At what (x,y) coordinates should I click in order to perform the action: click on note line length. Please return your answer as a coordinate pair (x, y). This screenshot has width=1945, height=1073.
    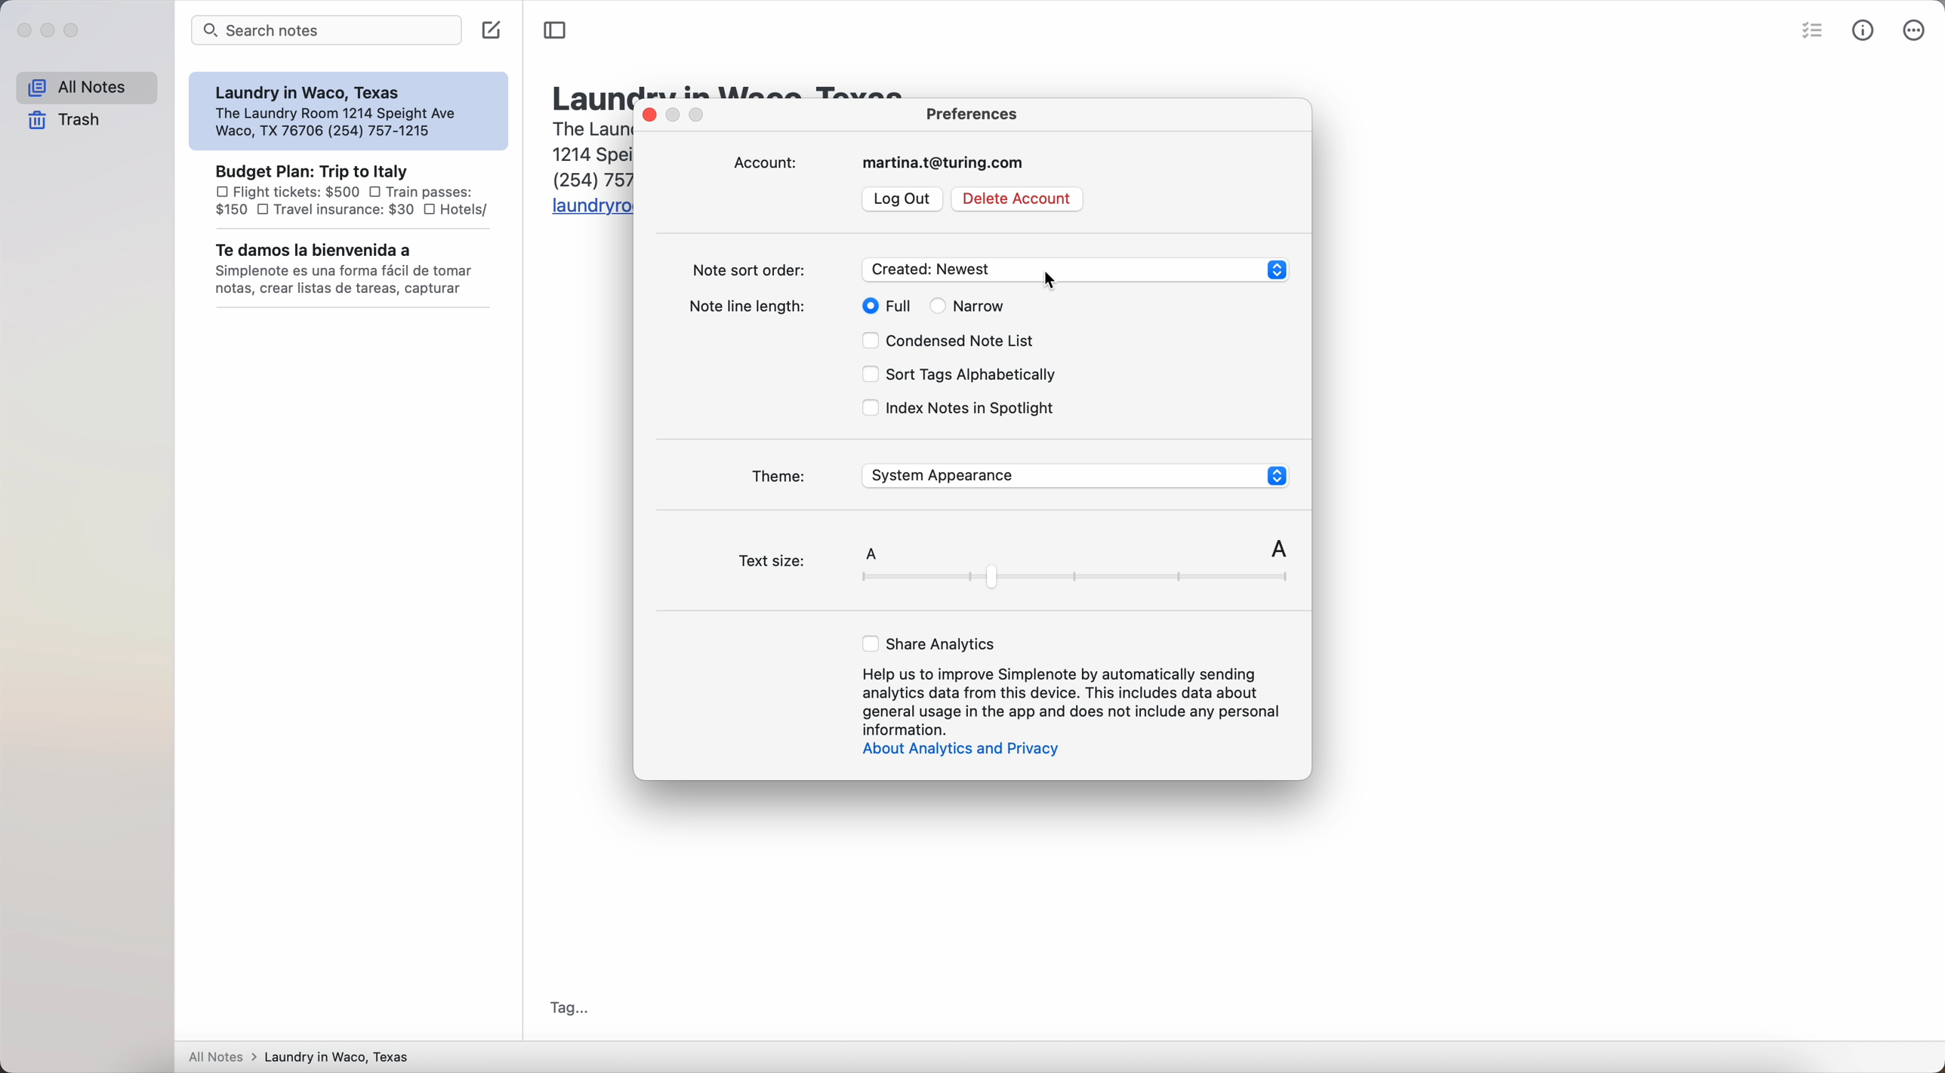
    Looking at the image, I should click on (754, 305).